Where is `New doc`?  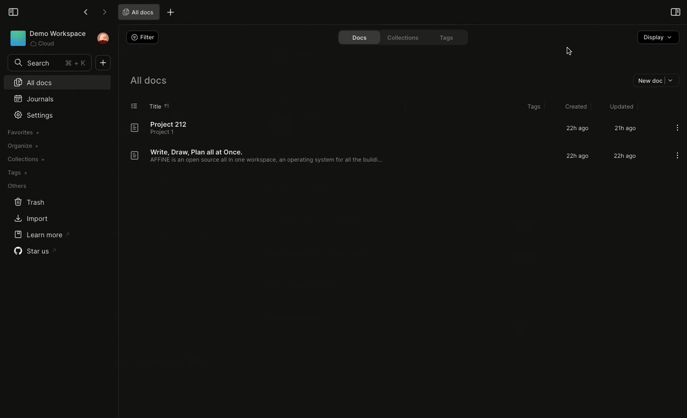
New doc is located at coordinates (103, 63).